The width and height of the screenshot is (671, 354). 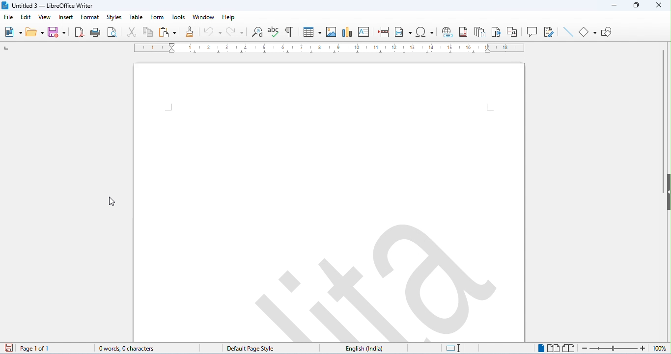 What do you see at coordinates (333, 32) in the screenshot?
I see `insert image` at bounding box center [333, 32].